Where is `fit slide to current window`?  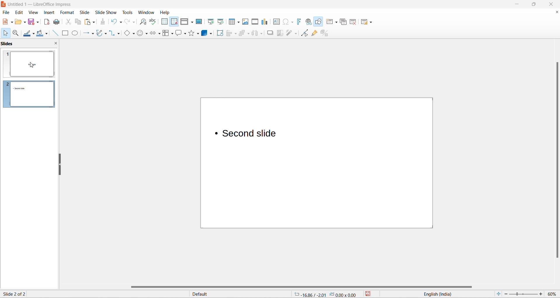 fit slide to current window is located at coordinates (498, 294).